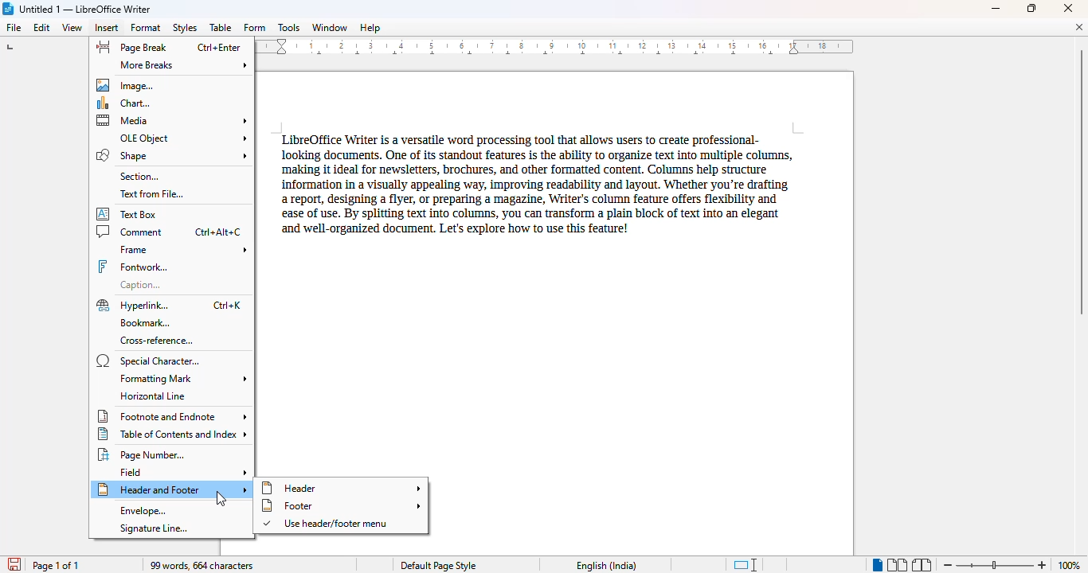  What do you see at coordinates (288, 28) in the screenshot?
I see `tools` at bounding box center [288, 28].